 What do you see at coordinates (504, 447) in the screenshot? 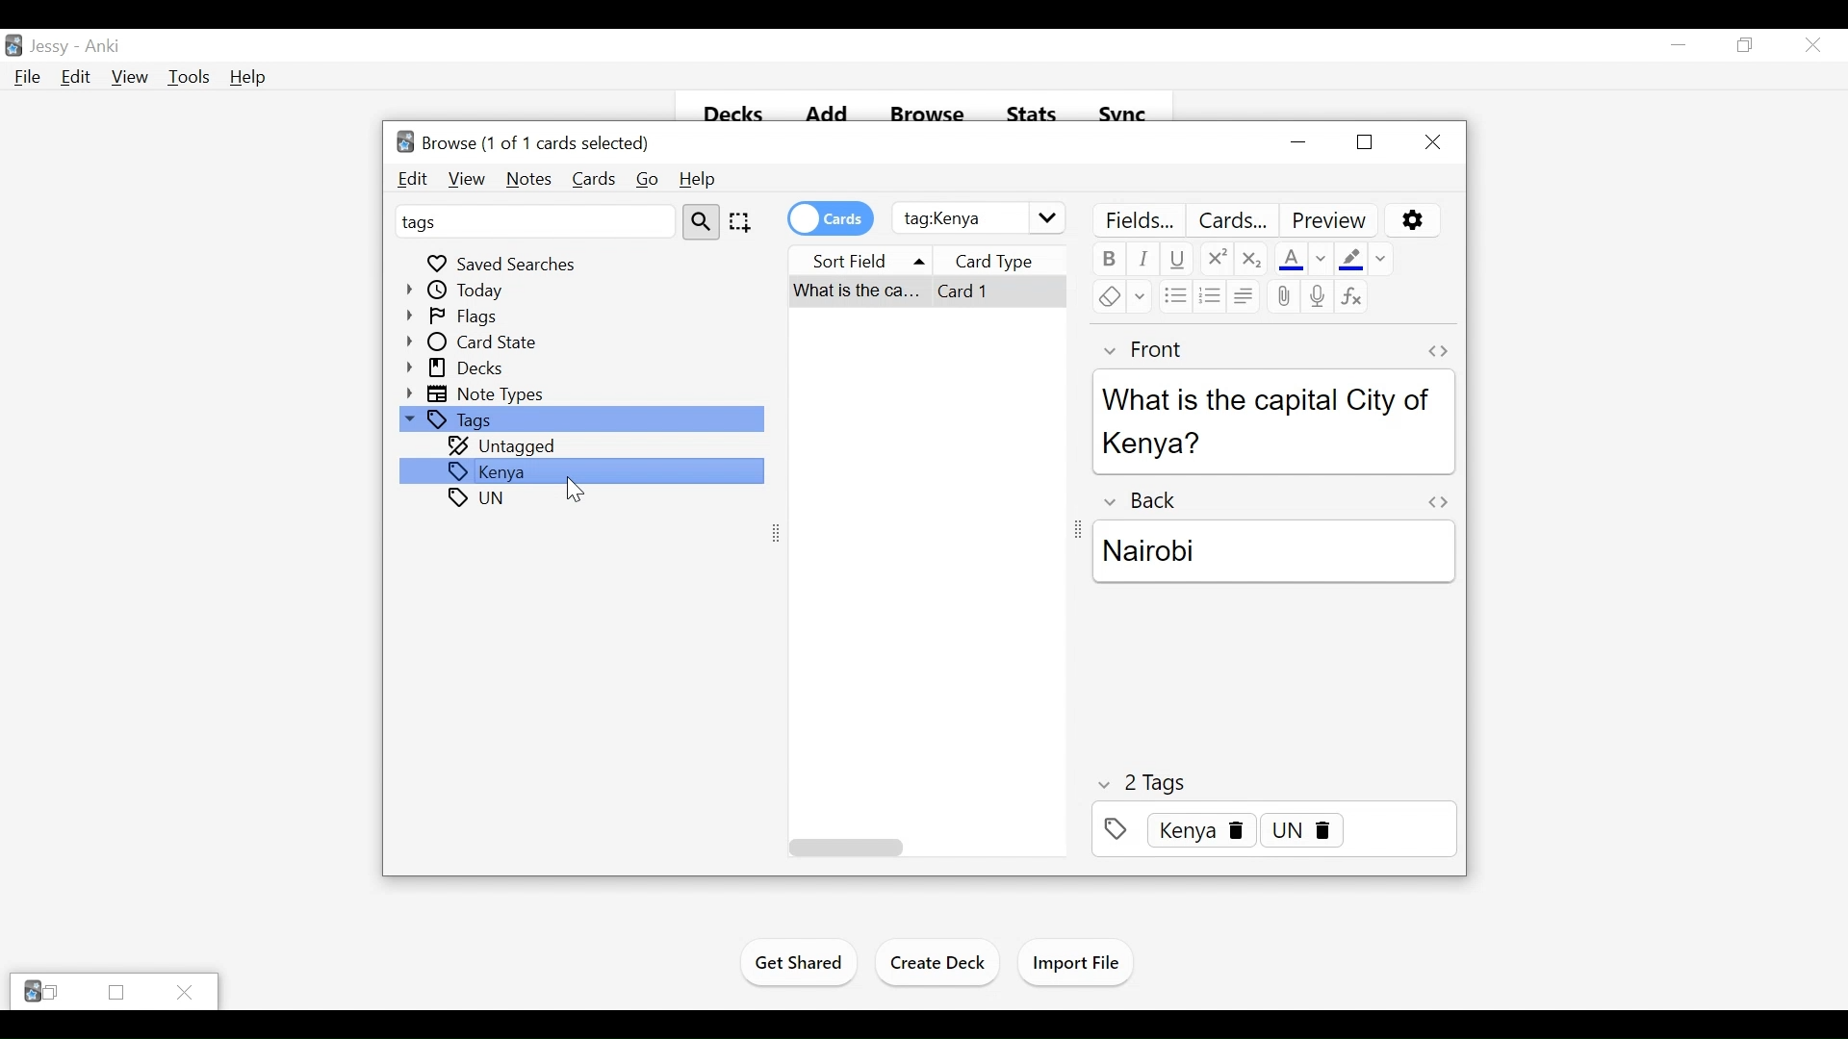
I see `Untagged` at bounding box center [504, 447].